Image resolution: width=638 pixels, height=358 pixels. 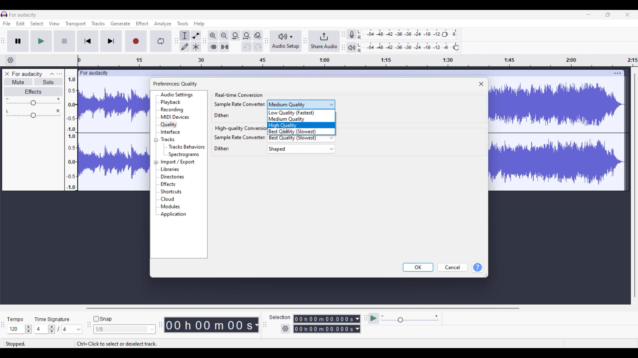 I want to click on Indicates inputs for each setting, so click(x=240, y=110).